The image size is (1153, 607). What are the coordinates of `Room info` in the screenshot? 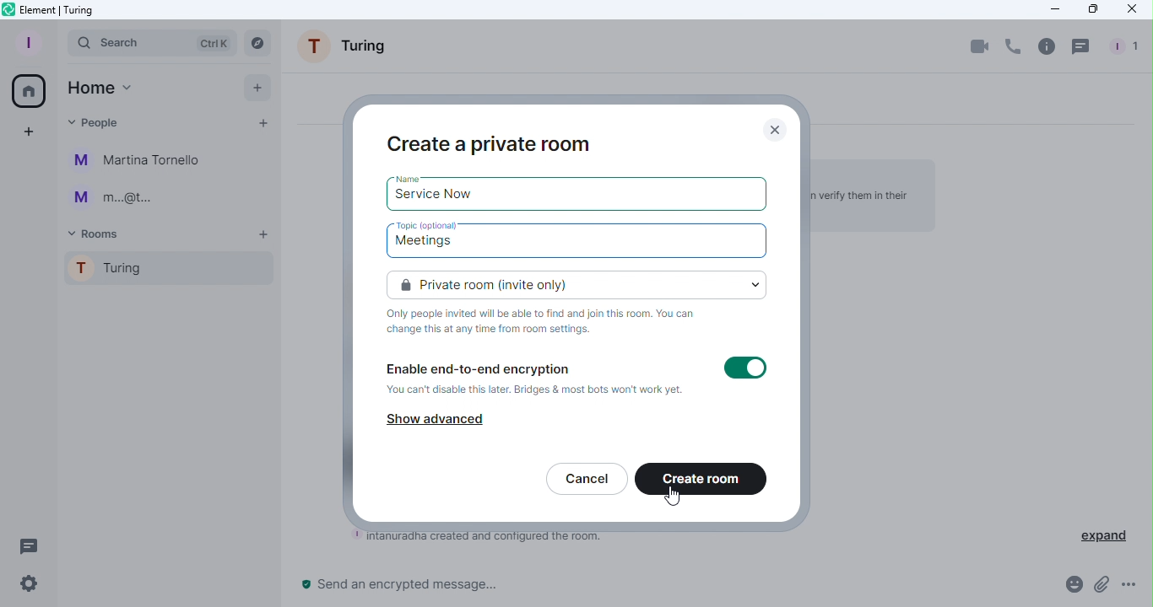 It's located at (1046, 46).